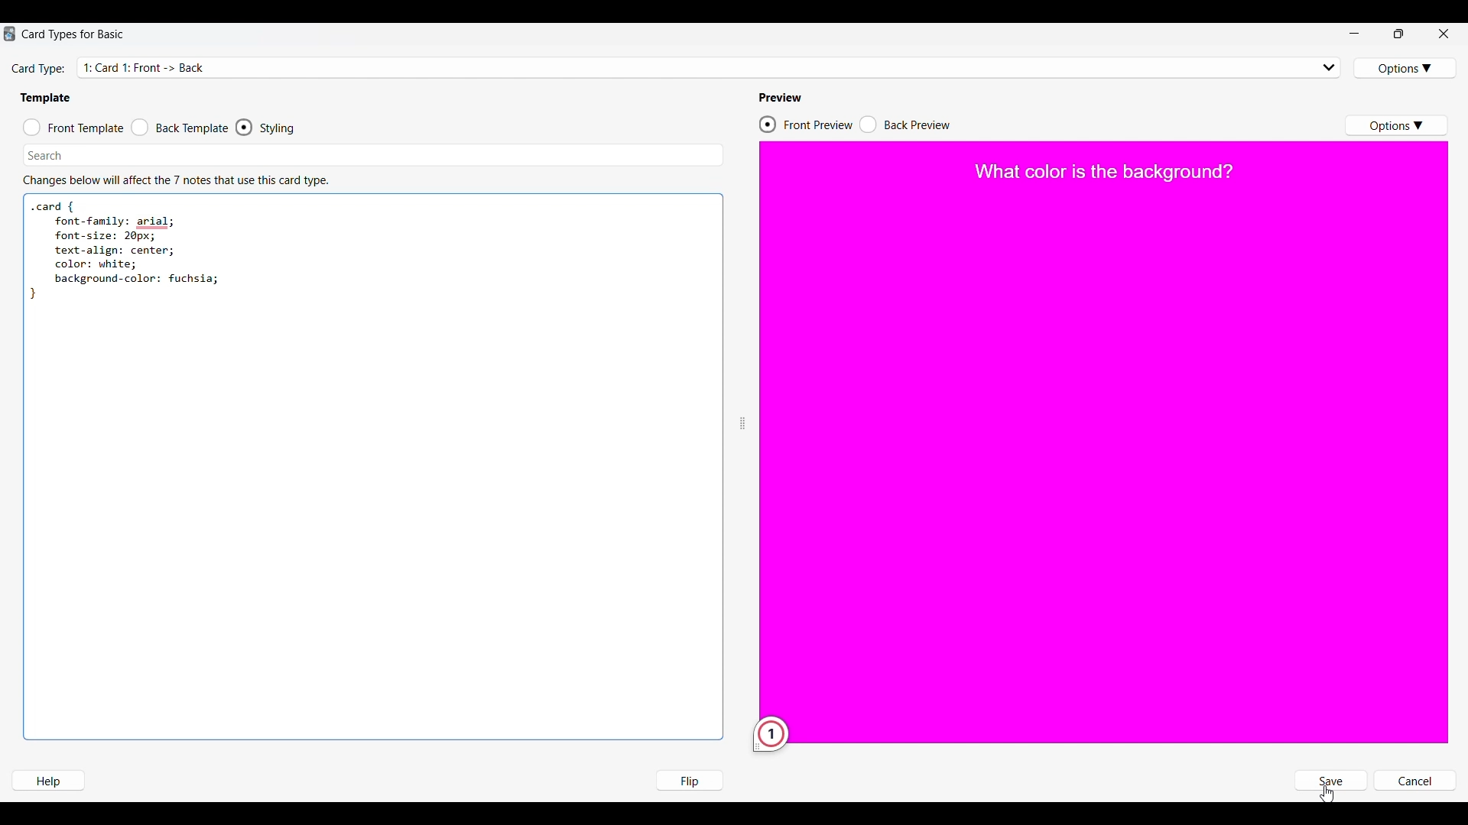 This screenshot has height=825, width=1468. I want to click on Cancel, so click(1414, 781).